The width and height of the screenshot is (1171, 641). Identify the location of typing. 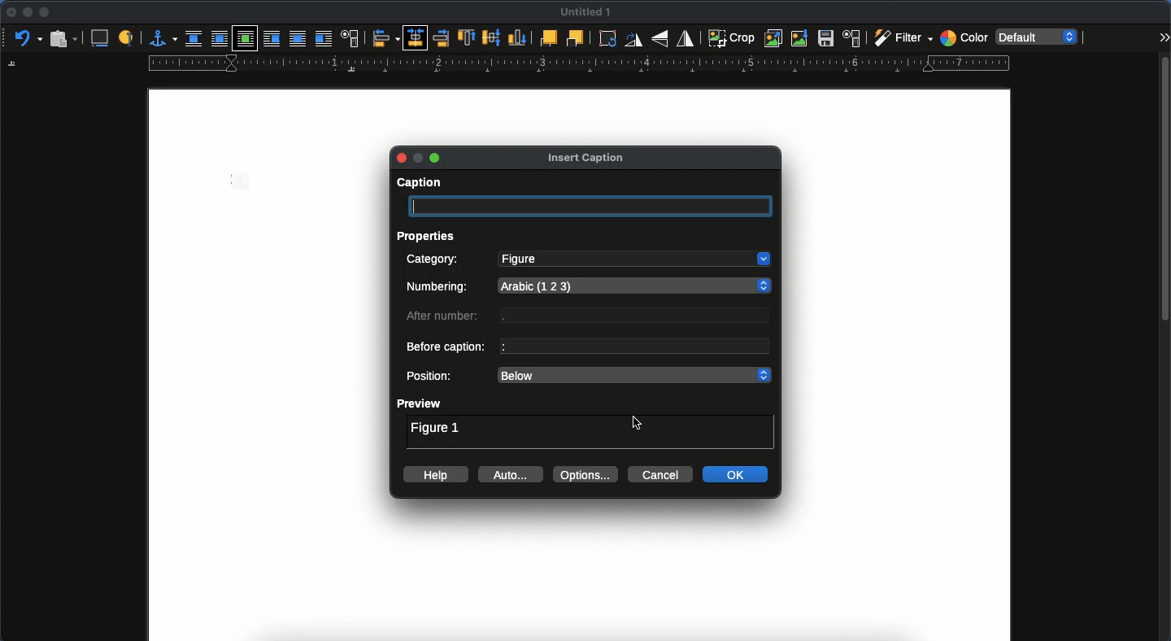
(593, 207).